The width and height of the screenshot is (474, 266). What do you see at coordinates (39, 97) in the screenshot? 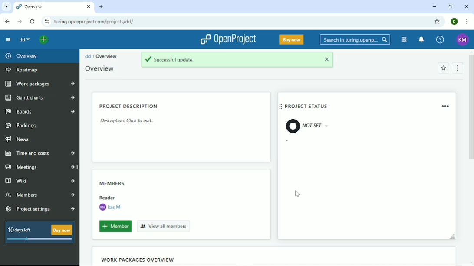
I see `Gantt charts` at bounding box center [39, 97].